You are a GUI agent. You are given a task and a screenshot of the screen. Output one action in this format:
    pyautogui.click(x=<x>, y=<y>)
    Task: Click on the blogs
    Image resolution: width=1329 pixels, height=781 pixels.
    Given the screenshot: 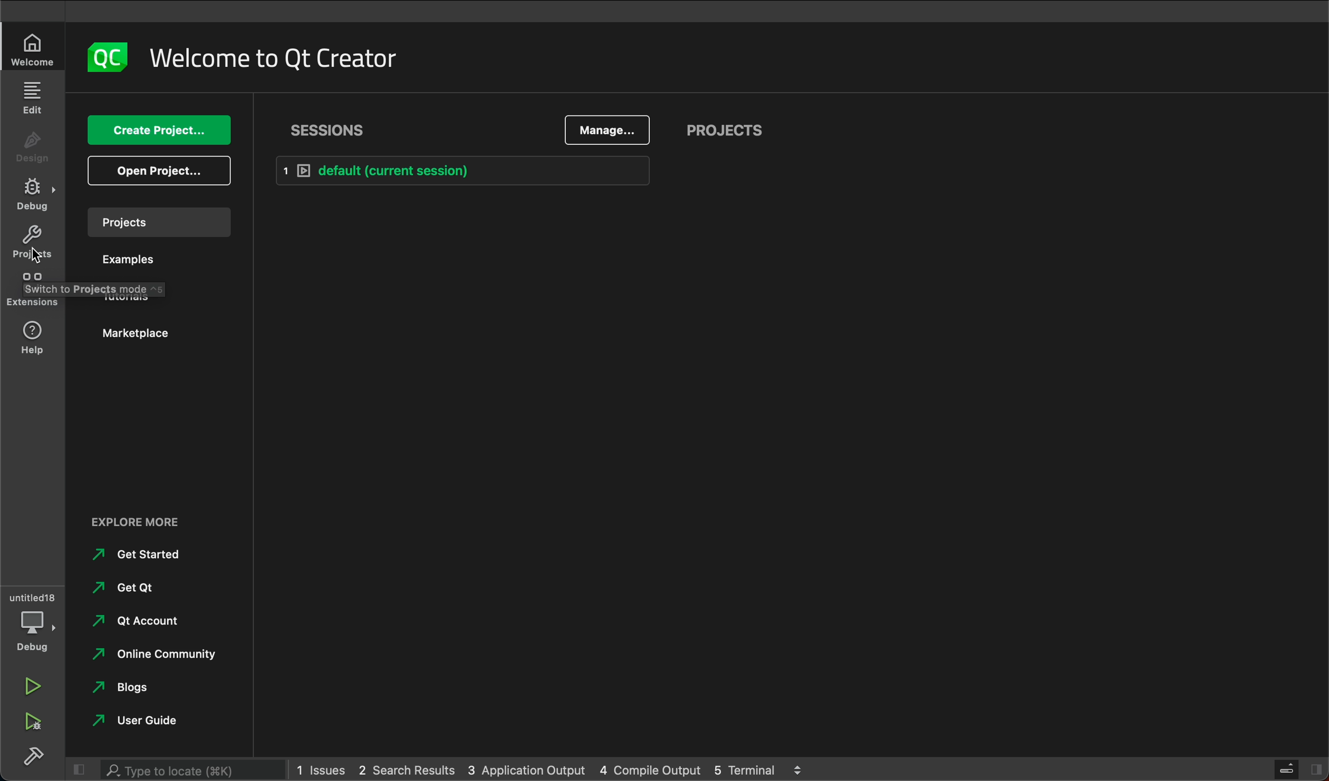 What is the action you would take?
    pyautogui.click(x=130, y=685)
    